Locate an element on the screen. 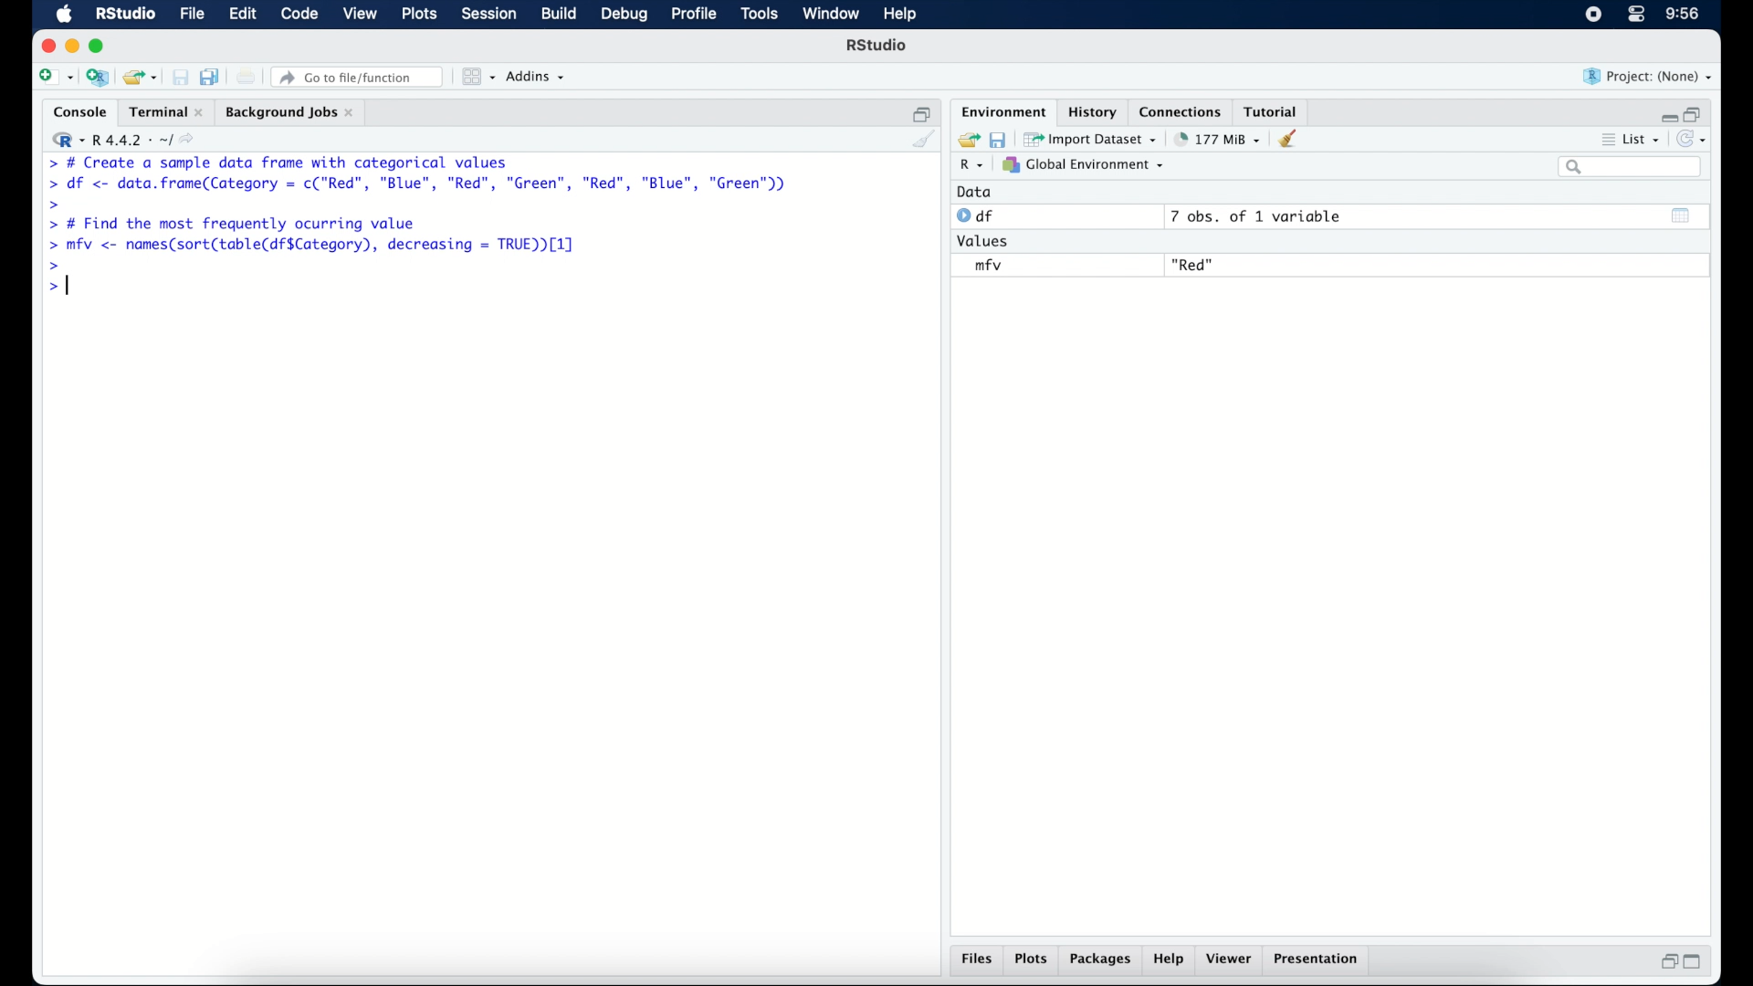 This screenshot has height=986, width=1753. session is located at coordinates (489, 15).